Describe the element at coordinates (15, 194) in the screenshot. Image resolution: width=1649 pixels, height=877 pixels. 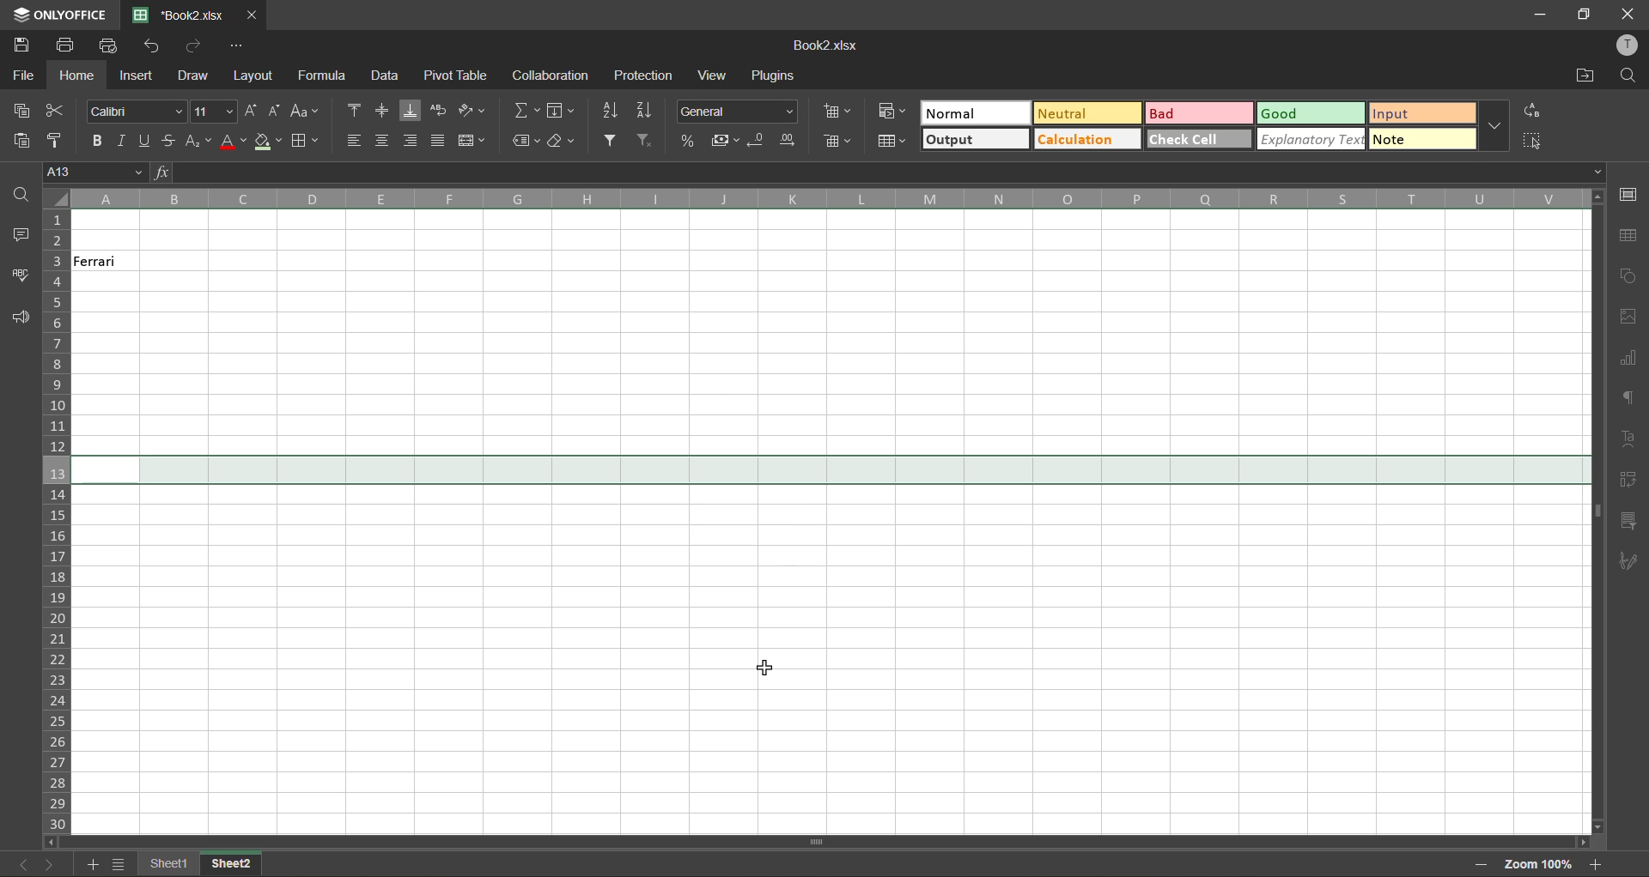
I see `find` at that location.